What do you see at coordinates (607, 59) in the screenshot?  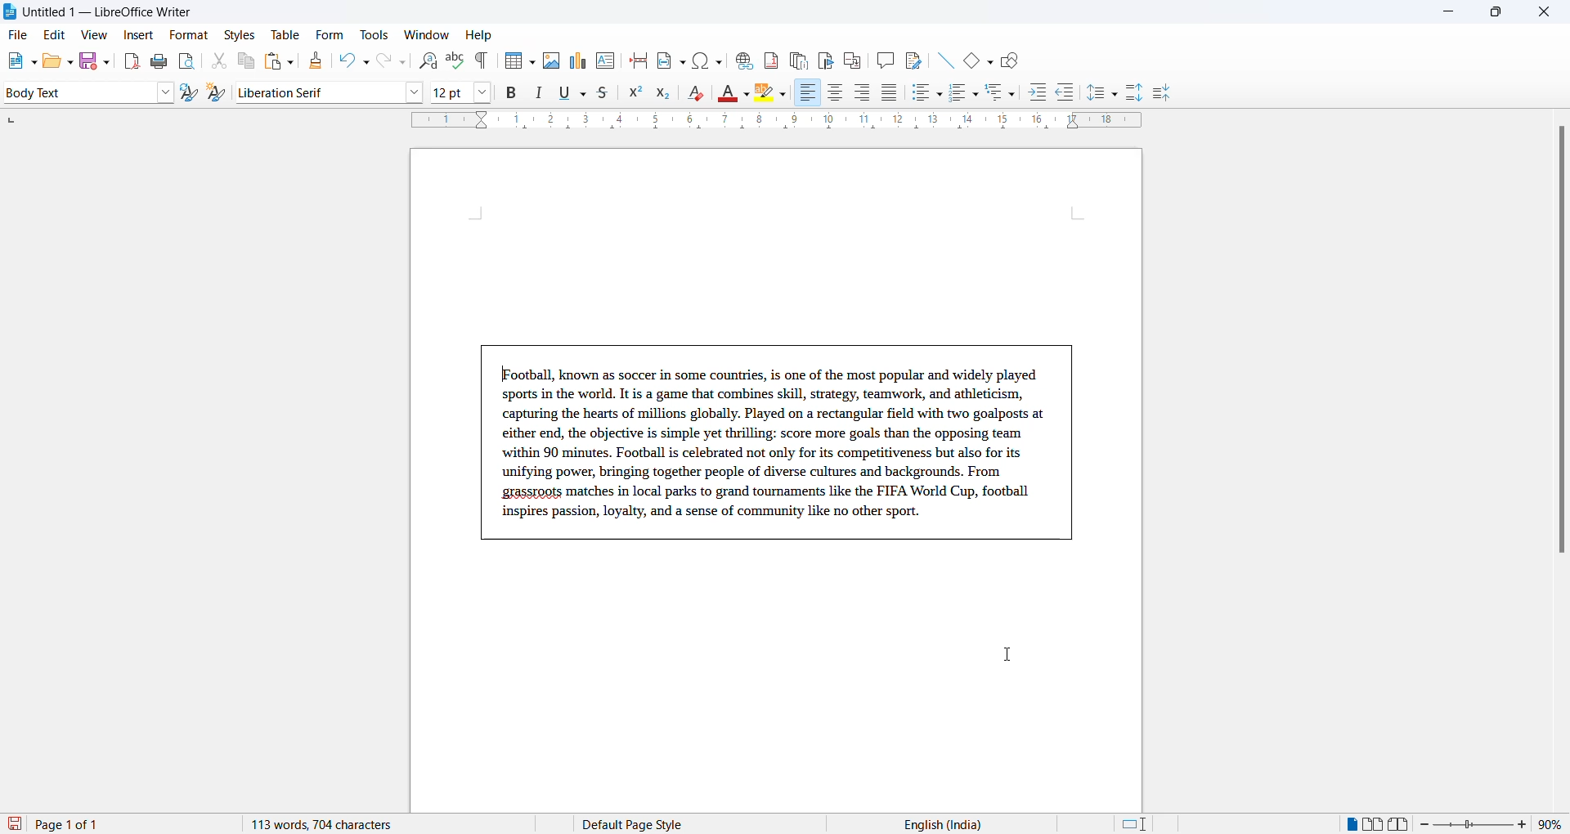 I see `insert text` at bounding box center [607, 59].